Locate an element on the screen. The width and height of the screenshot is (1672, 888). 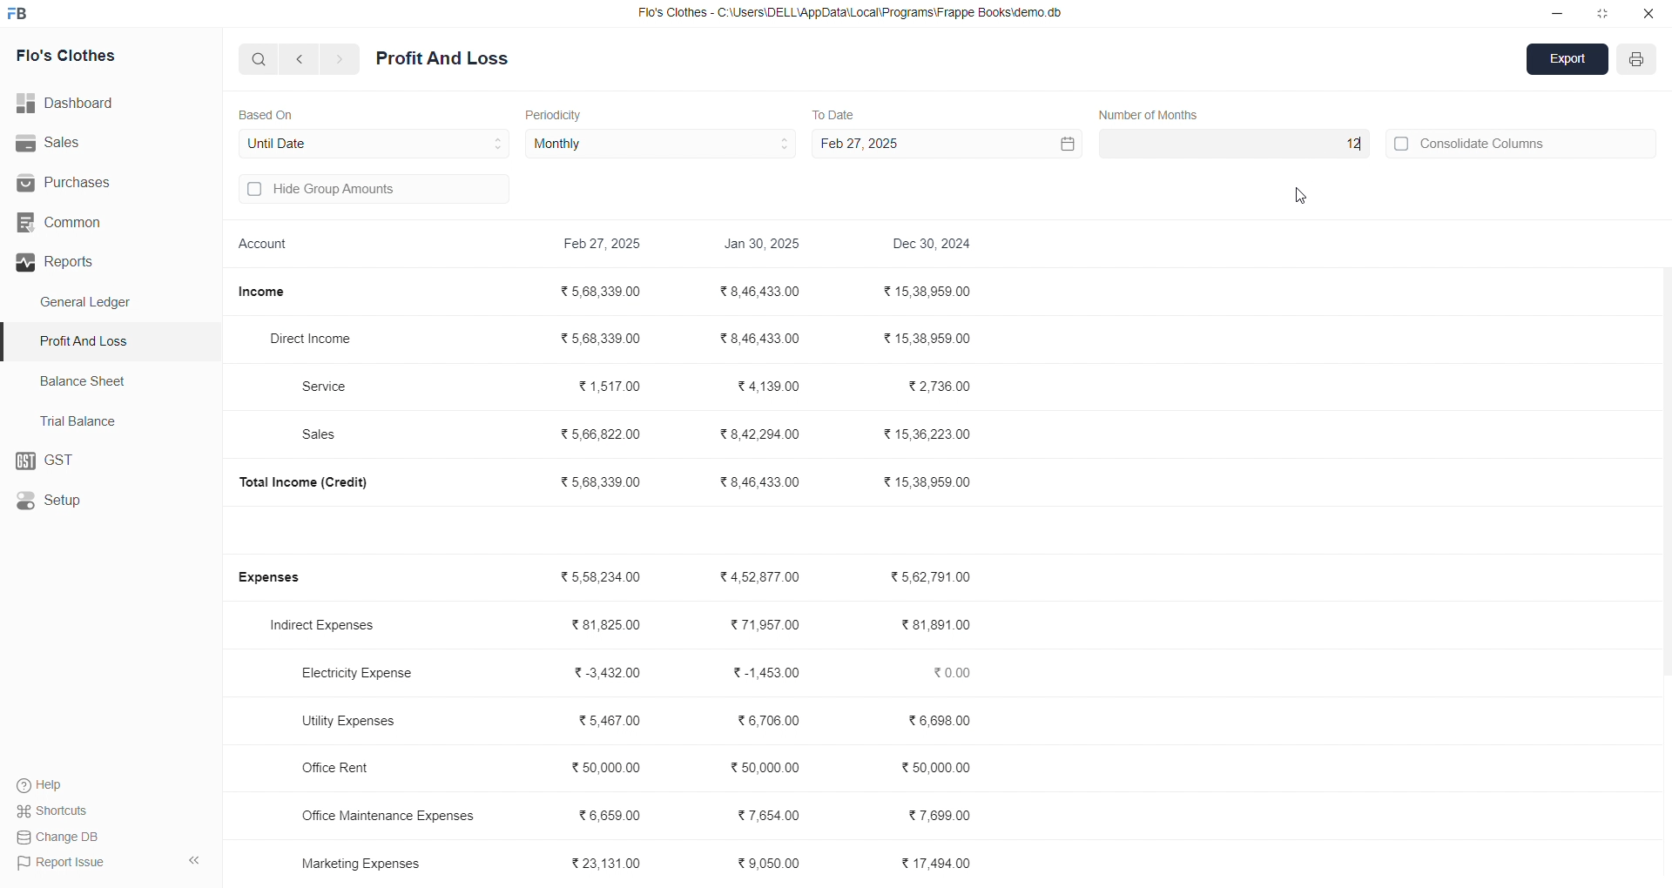
Dashboard is located at coordinates (74, 104).